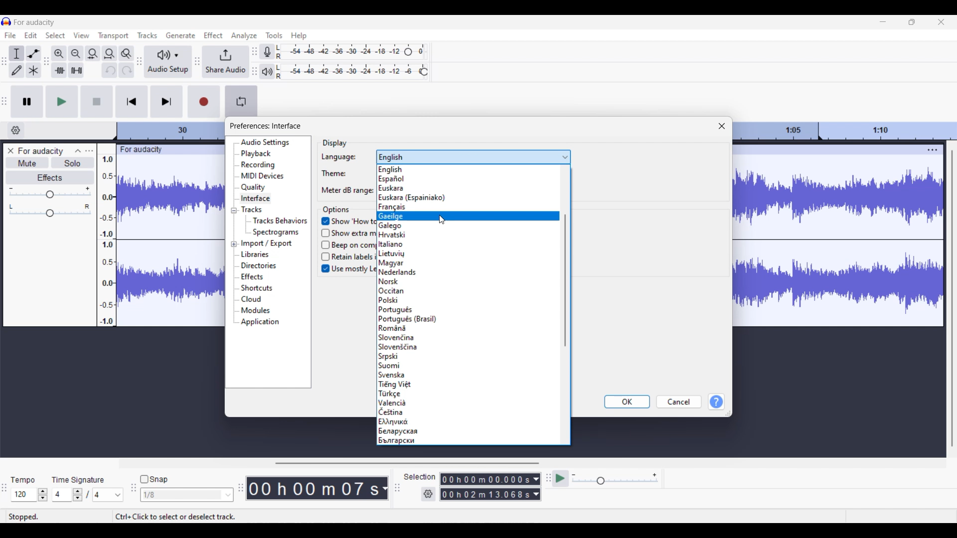 The height and width of the screenshot is (538, 957). Describe the element at coordinates (343, 270) in the screenshot. I see `Use mostly Left-to-Right layouts in RTL languages` at that location.